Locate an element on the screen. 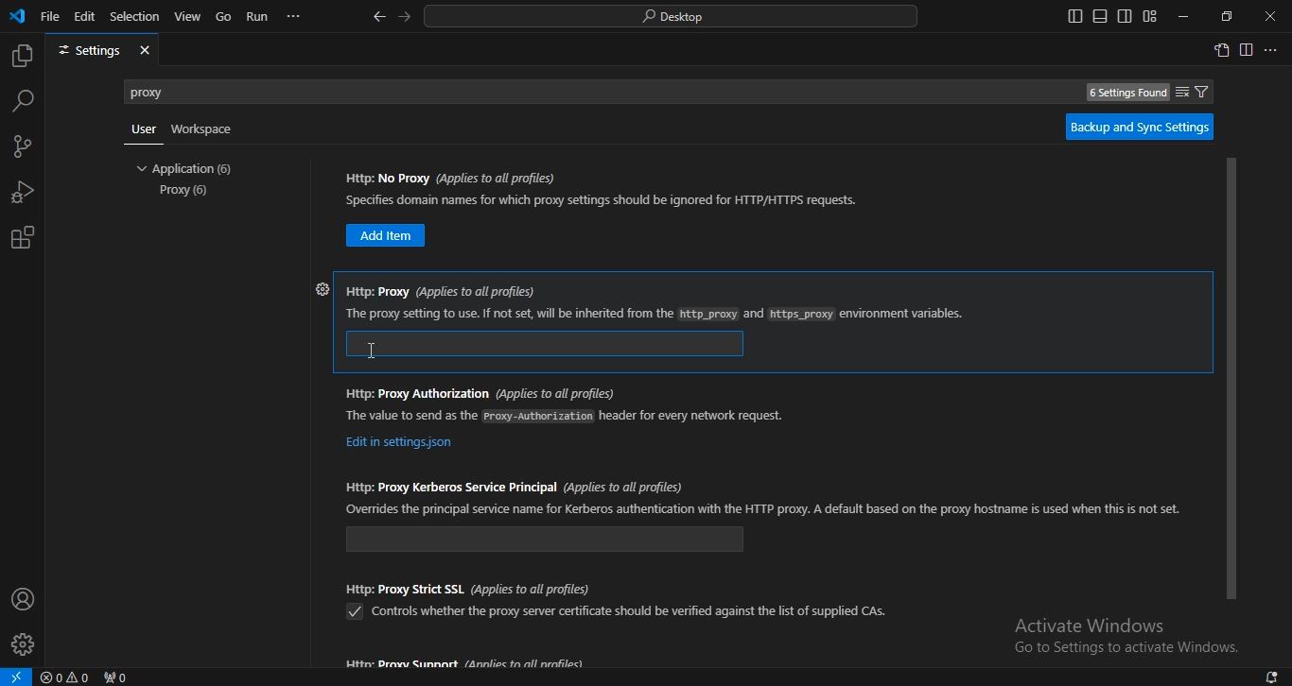 The width and height of the screenshot is (1292, 686). toggle secondary side bar is located at coordinates (1125, 16).